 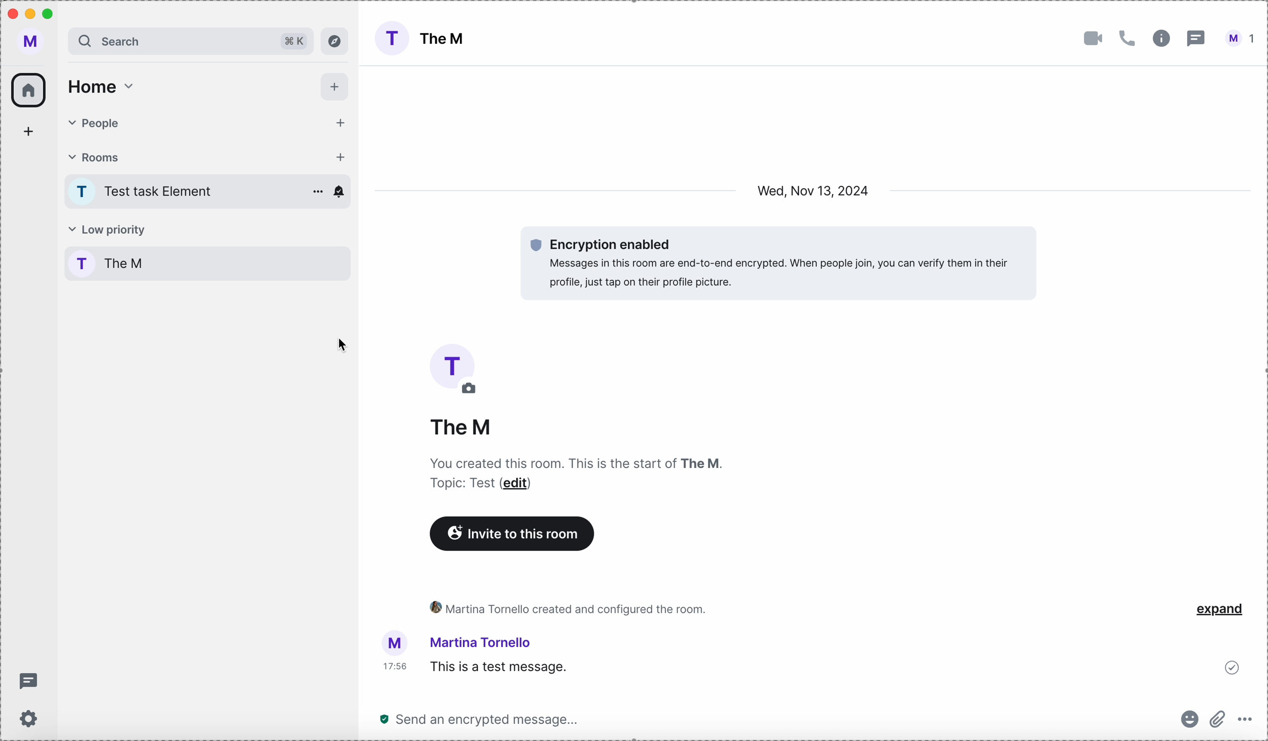 I want to click on user, so click(x=1238, y=39).